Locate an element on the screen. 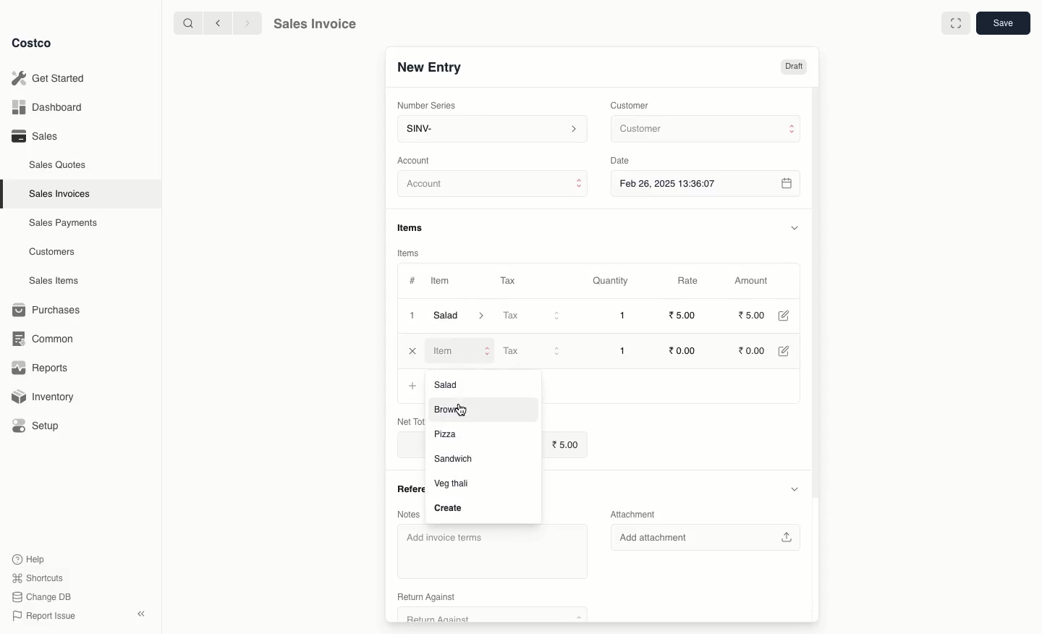  Salad is located at coordinates (459, 316).